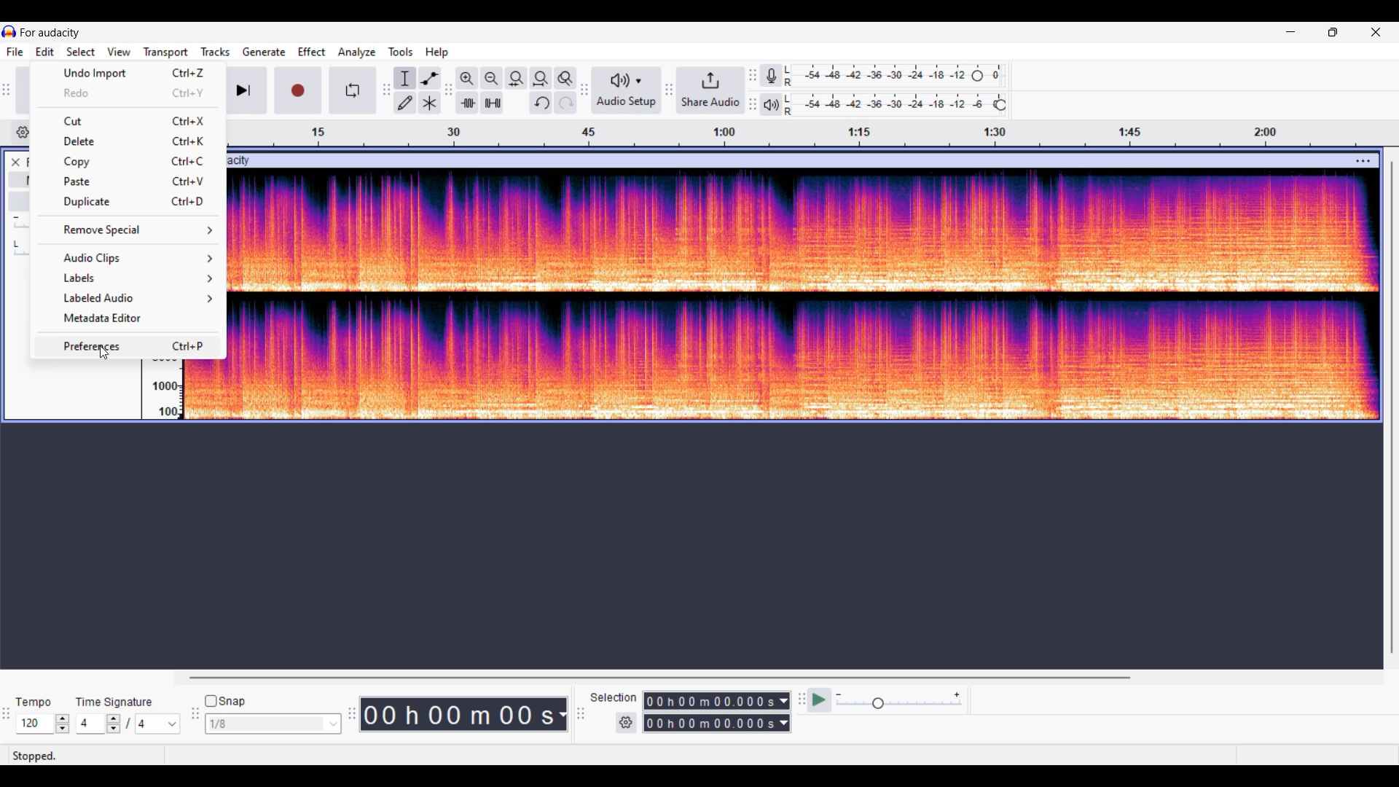  What do you see at coordinates (627, 90) in the screenshot?
I see `Audio setup` at bounding box center [627, 90].